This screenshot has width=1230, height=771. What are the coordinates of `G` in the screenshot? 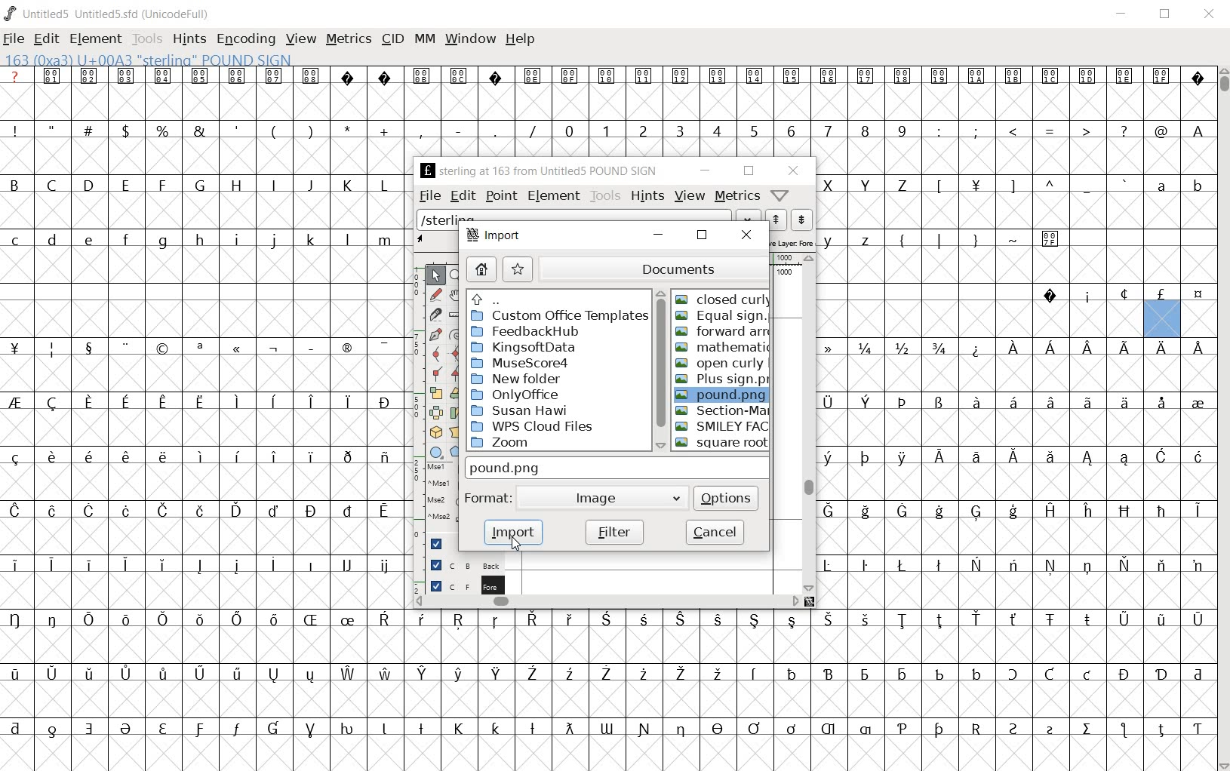 It's located at (198, 185).